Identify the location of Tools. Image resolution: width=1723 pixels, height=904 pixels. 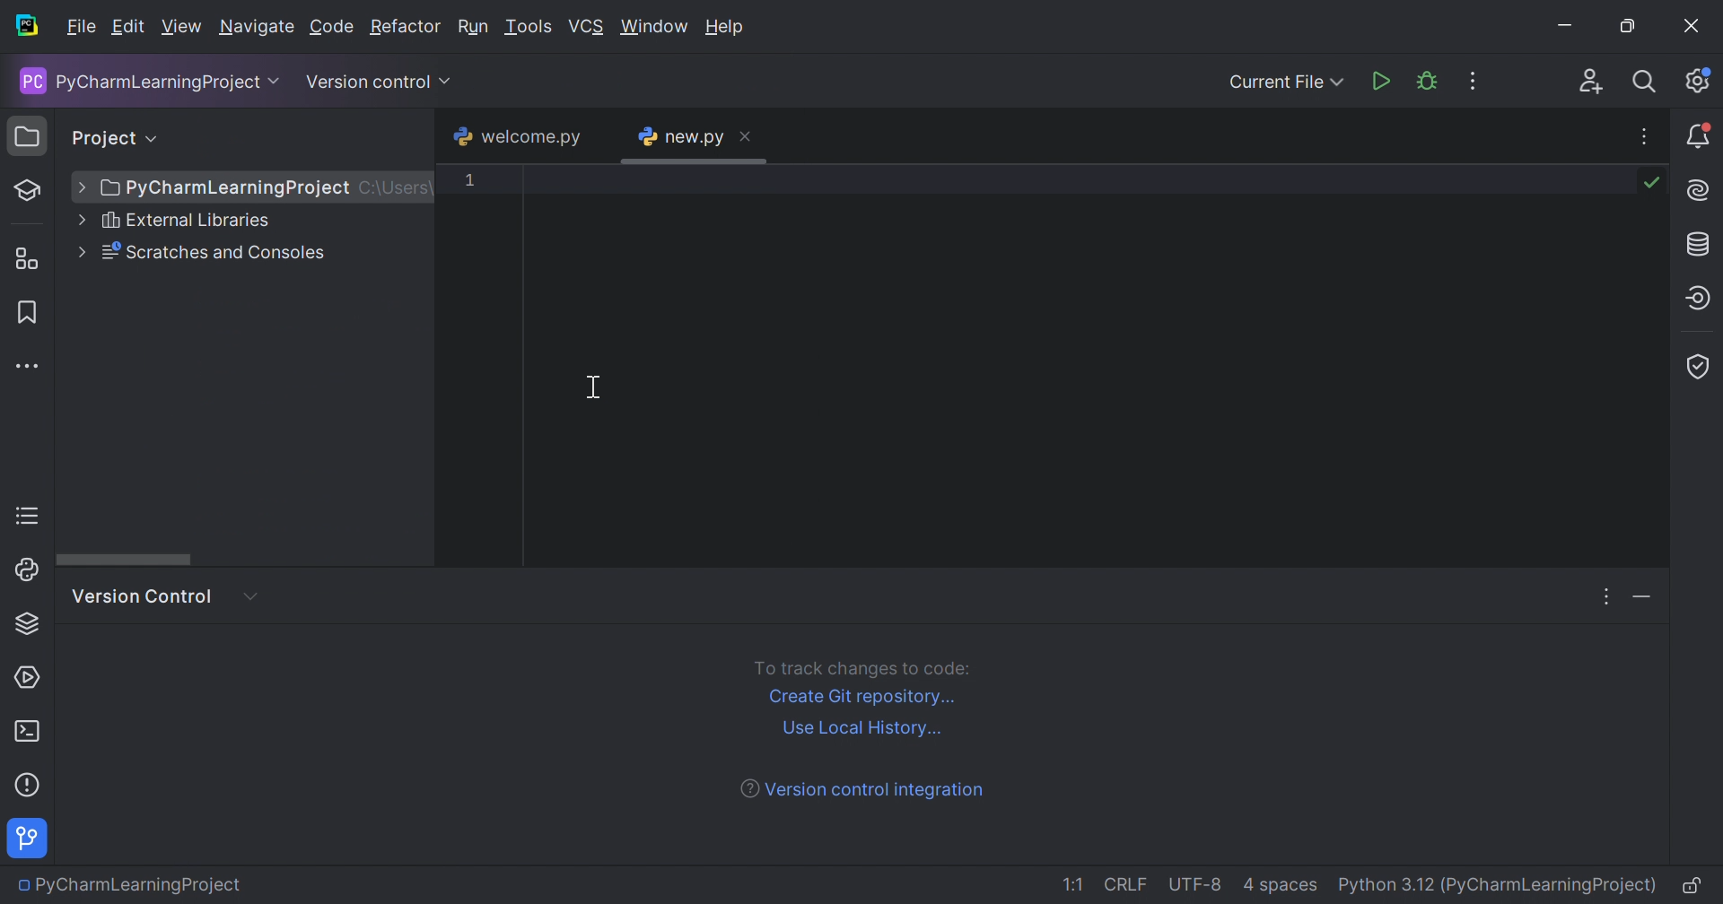
(529, 29).